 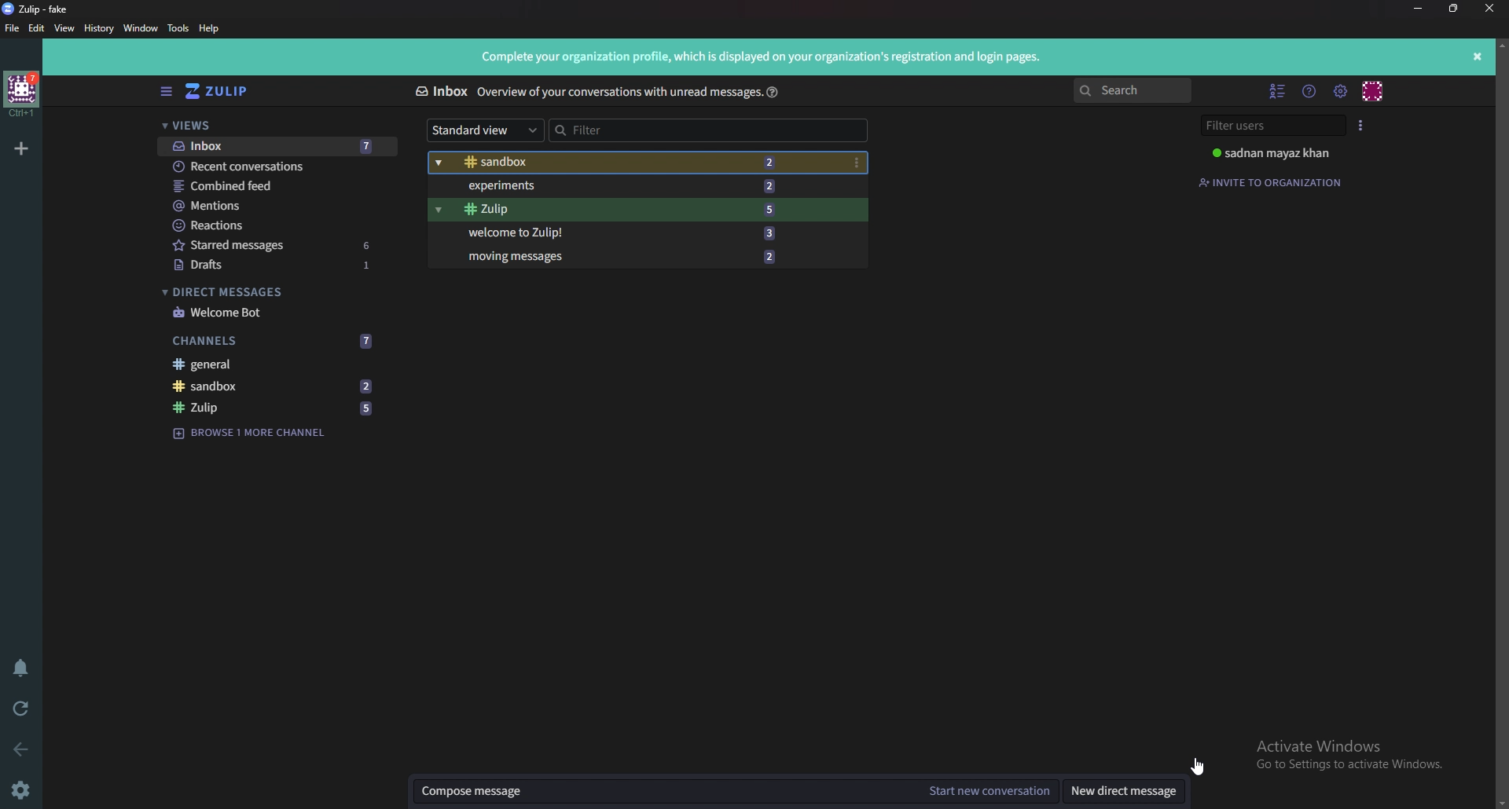 What do you see at coordinates (270, 364) in the screenshot?
I see `General` at bounding box center [270, 364].